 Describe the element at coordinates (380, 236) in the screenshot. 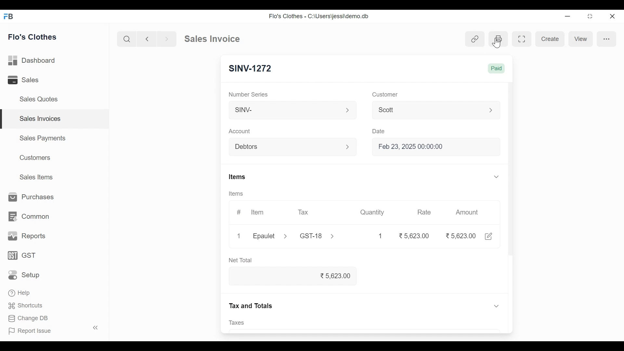

I see `1` at that location.